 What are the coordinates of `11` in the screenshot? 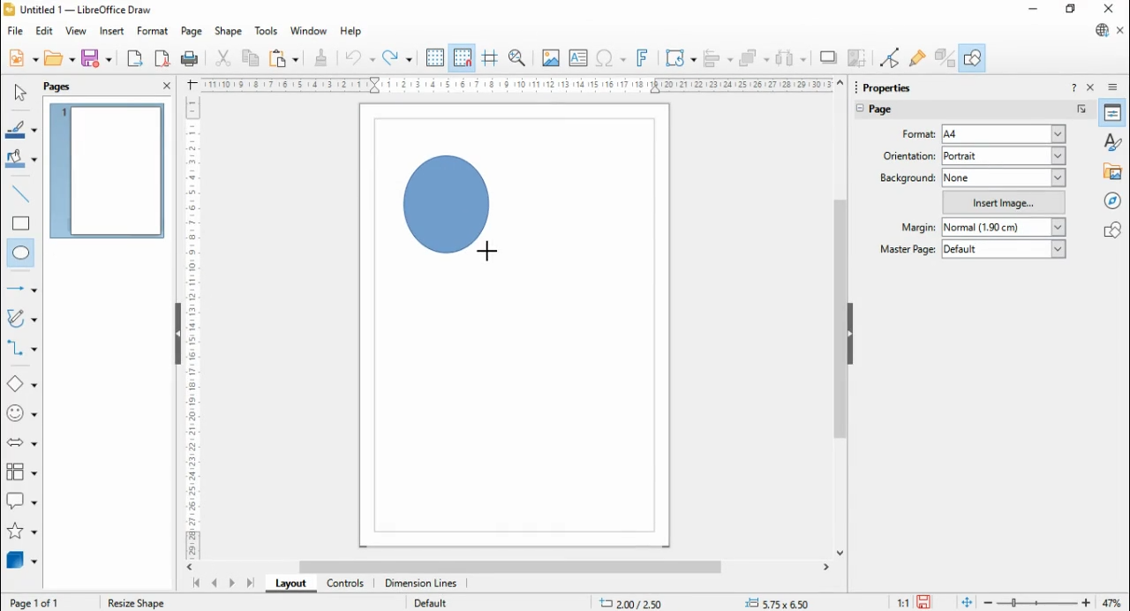 It's located at (904, 602).